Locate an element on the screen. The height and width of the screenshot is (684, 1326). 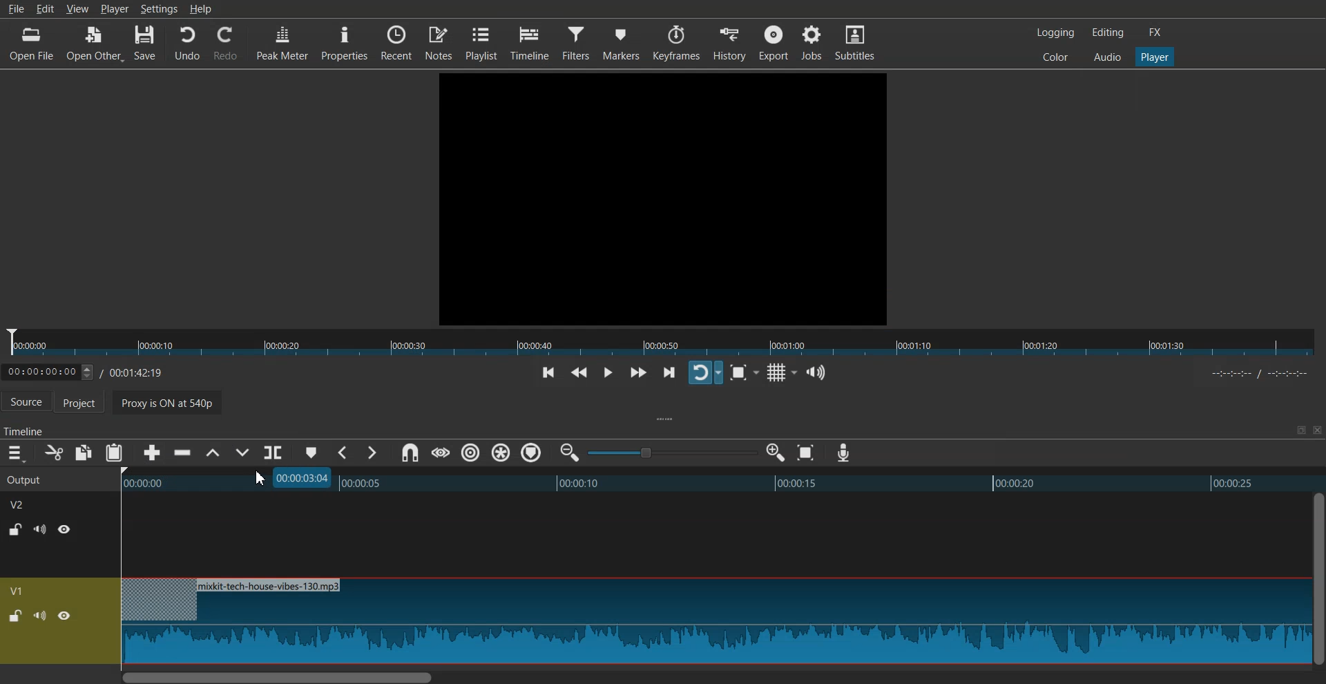
Ripple is located at coordinates (471, 453).